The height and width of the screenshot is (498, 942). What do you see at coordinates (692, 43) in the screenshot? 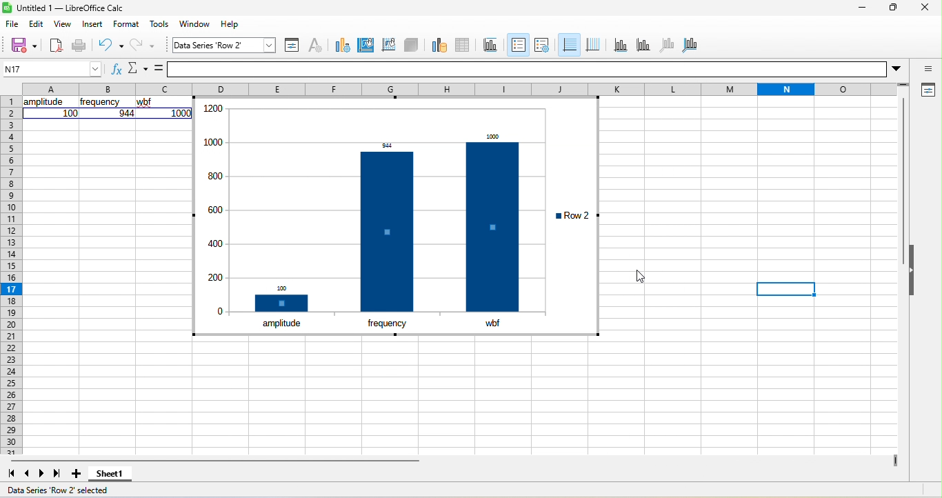
I see `all axes` at bounding box center [692, 43].